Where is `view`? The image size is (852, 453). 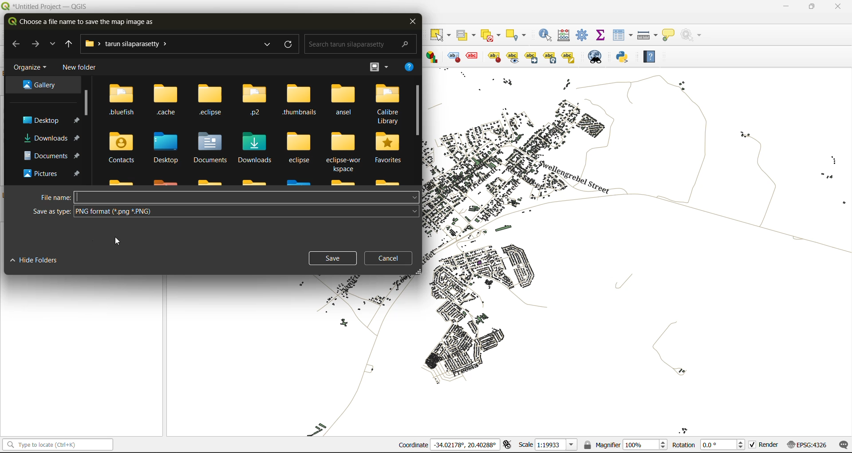 view is located at coordinates (379, 66).